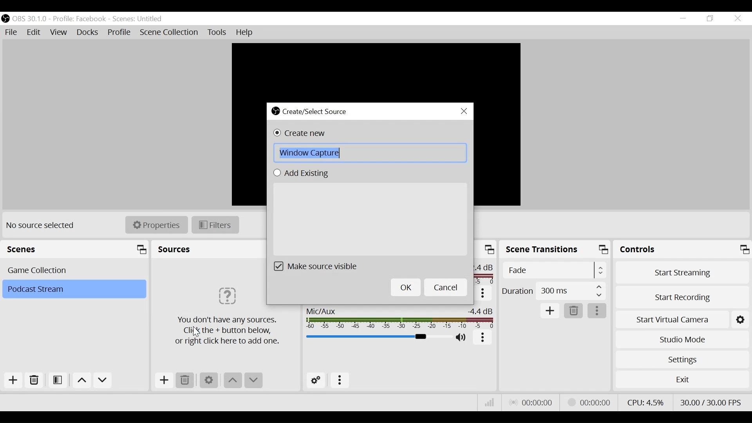 The image size is (752, 423). Describe the element at coordinates (378, 337) in the screenshot. I see `Mic/Aux` at that location.